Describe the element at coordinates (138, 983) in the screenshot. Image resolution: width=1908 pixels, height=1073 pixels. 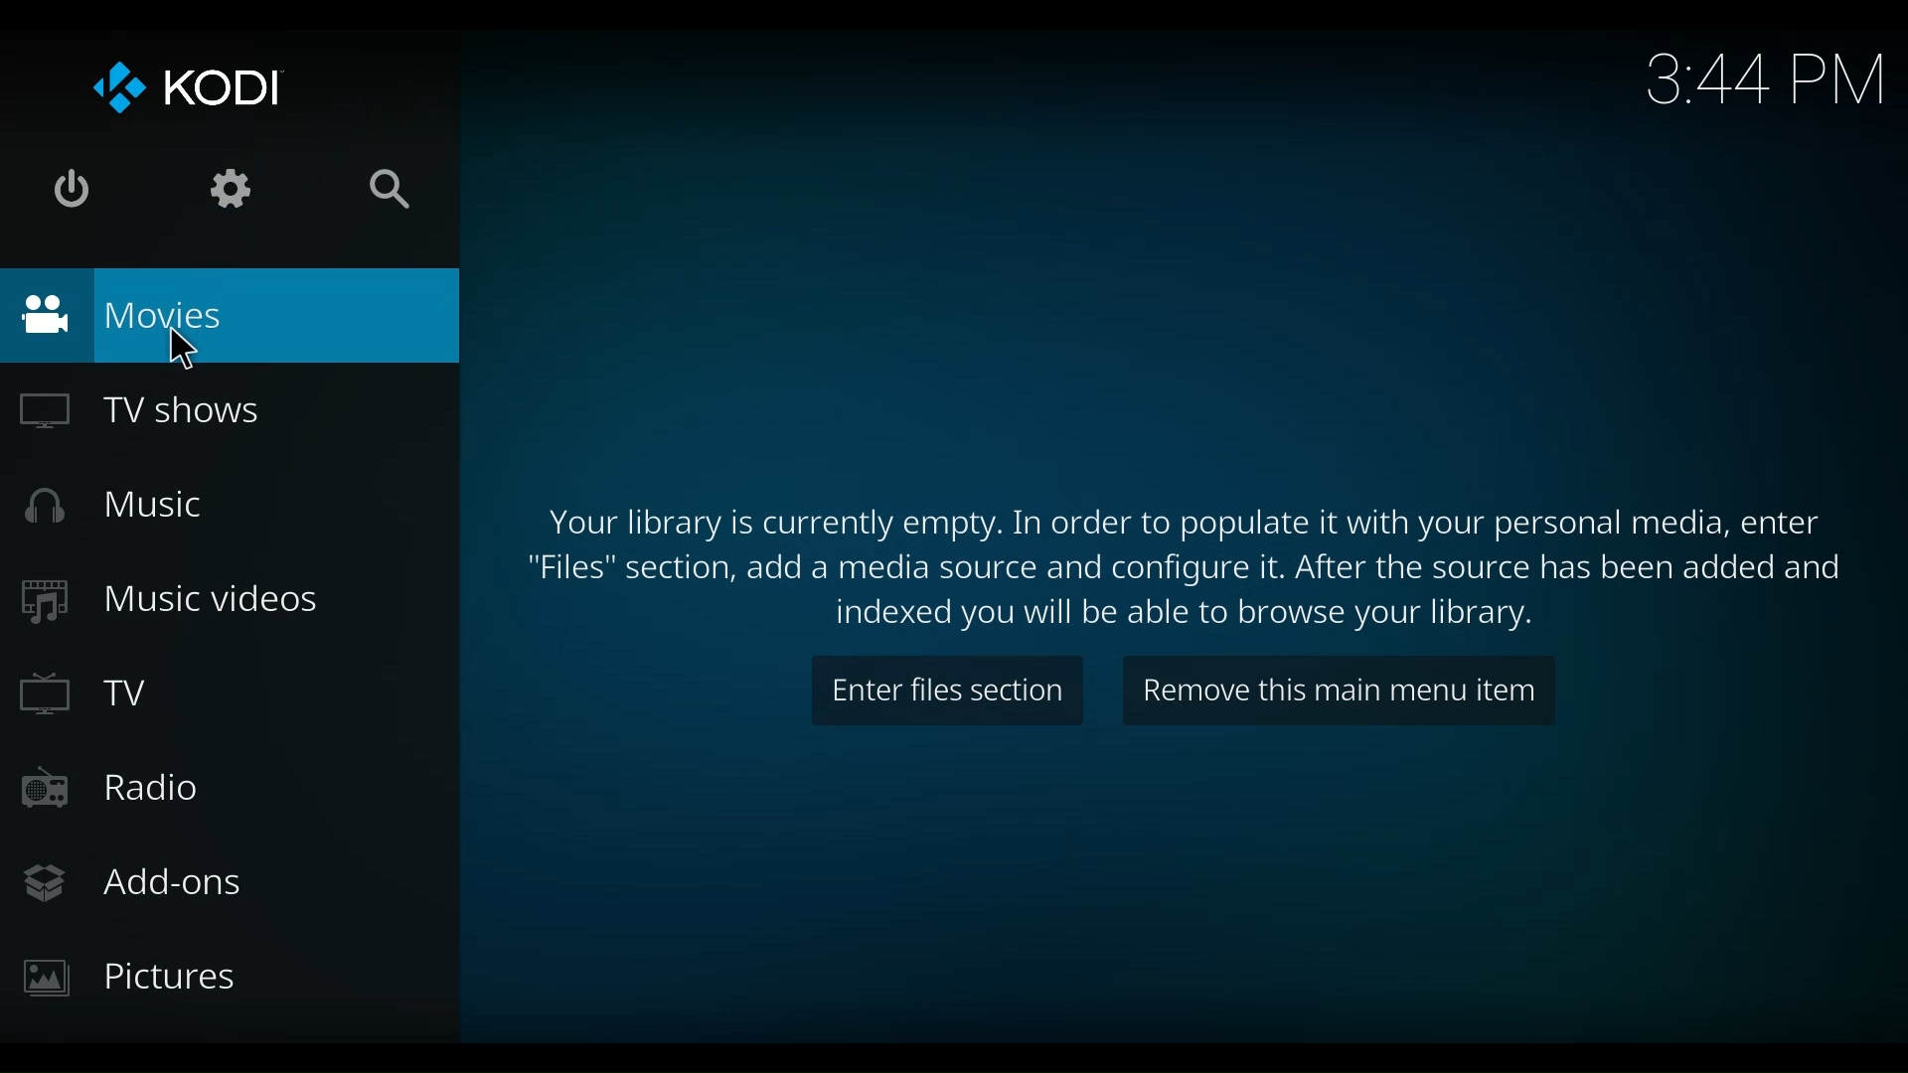
I see `Pictures` at that location.